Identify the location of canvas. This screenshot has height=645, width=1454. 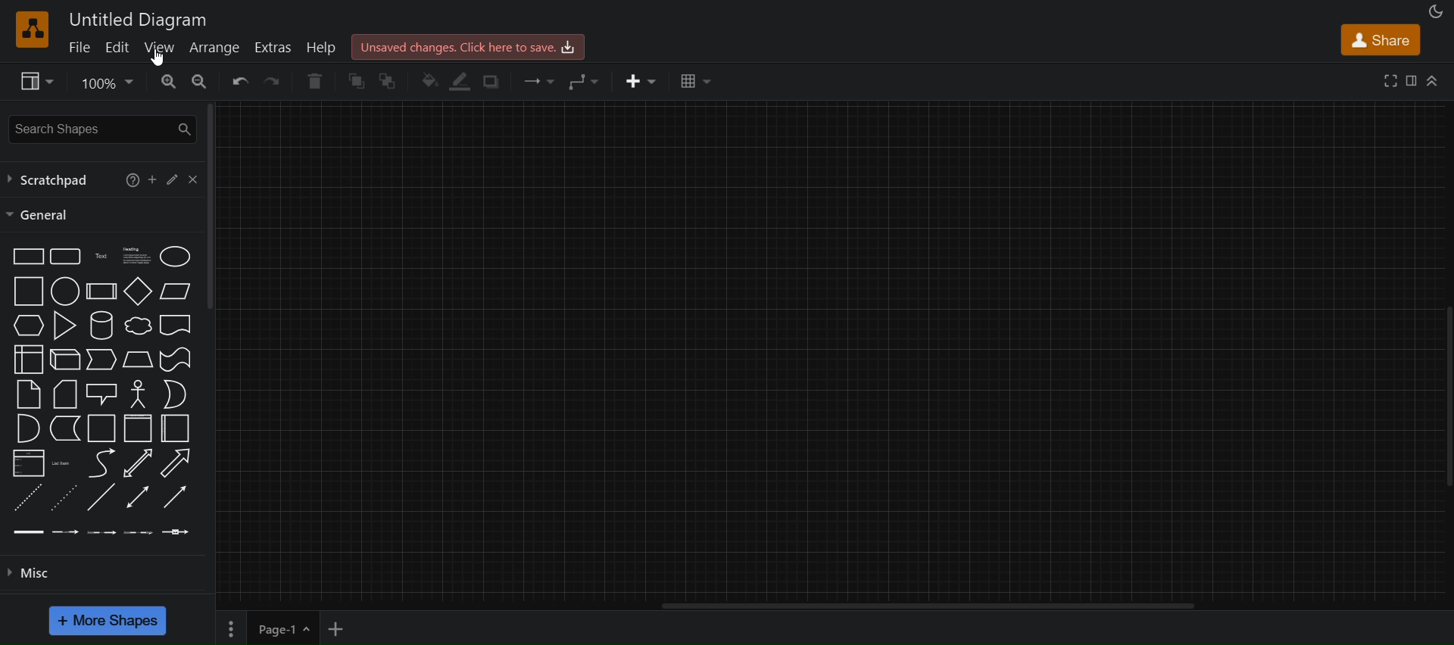
(838, 347).